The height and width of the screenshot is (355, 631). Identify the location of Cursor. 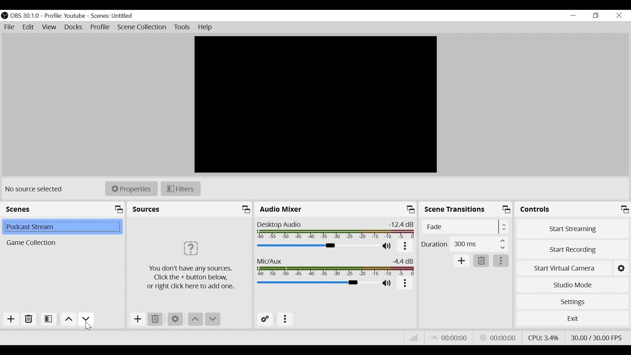
(87, 327).